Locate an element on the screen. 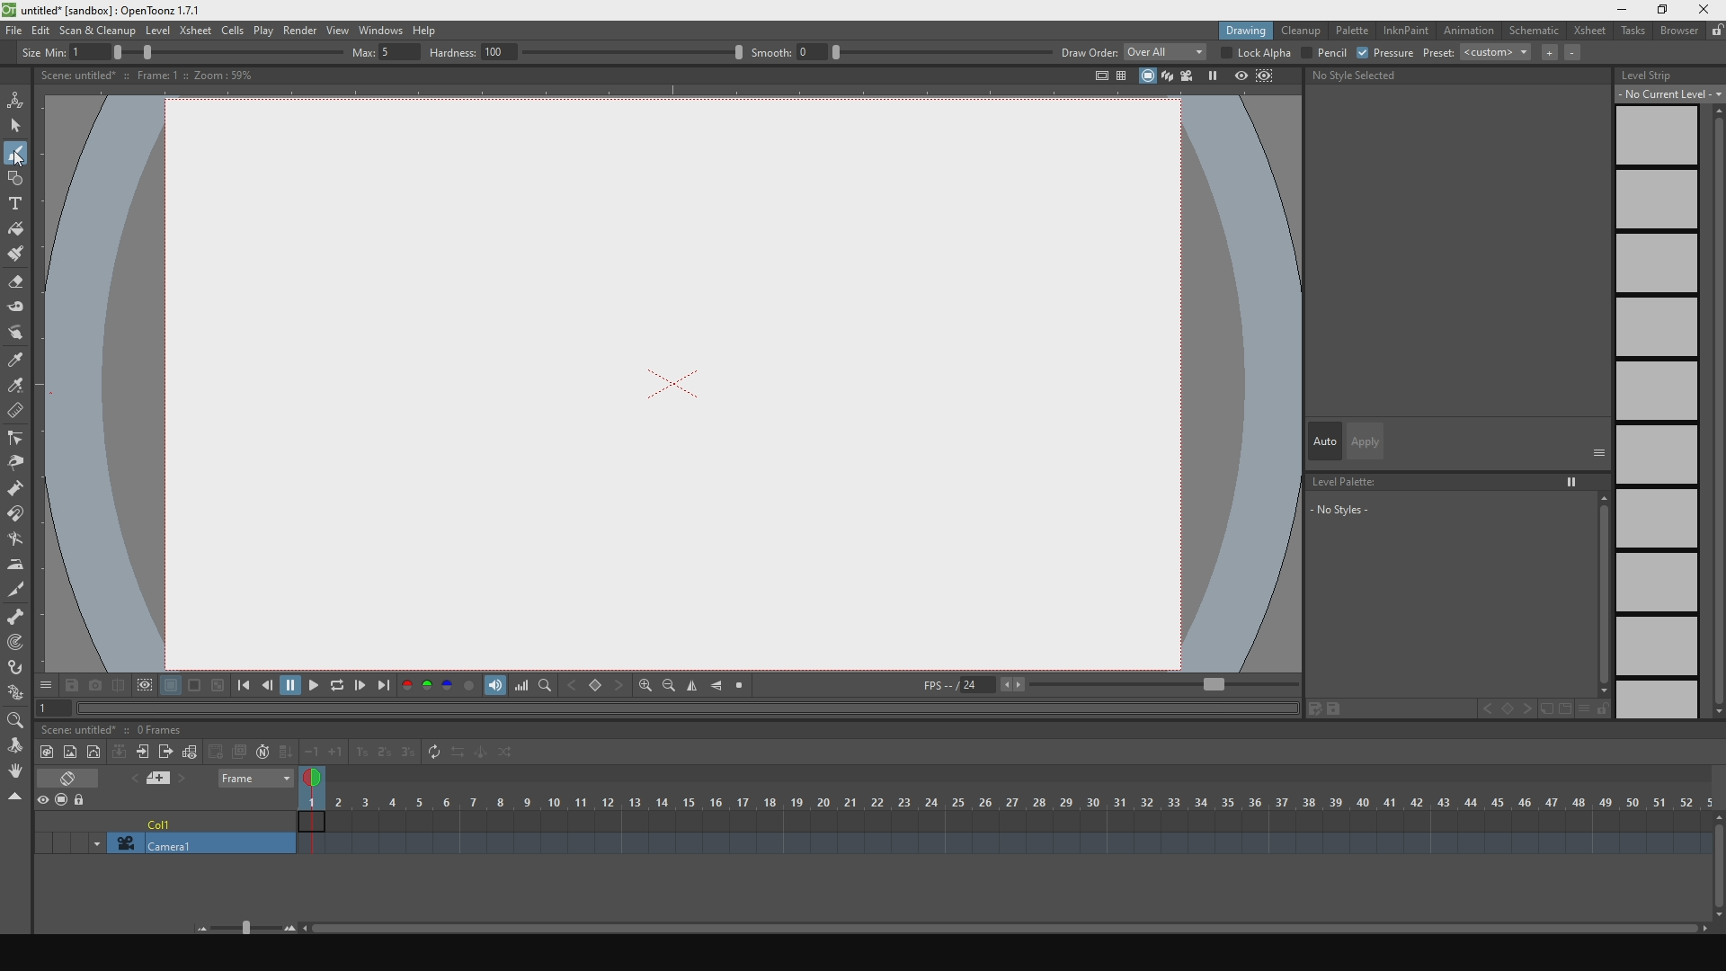  stop is located at coordinates (1143, 79).